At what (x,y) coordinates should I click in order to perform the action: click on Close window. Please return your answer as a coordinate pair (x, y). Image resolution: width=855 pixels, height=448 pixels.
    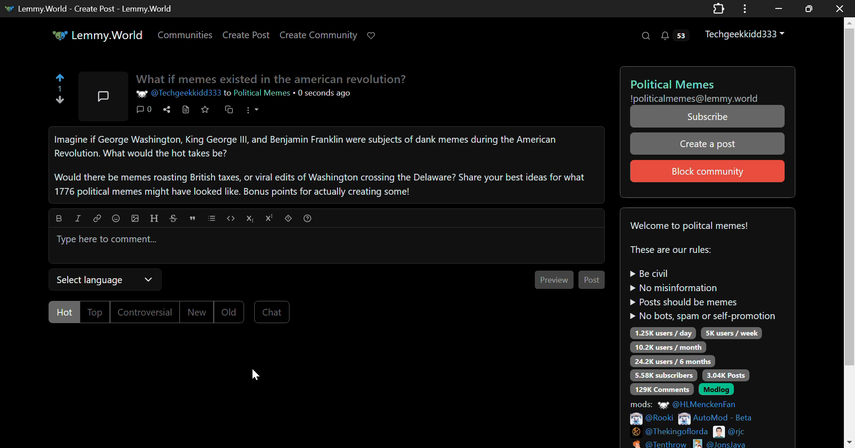
    Looking at the image, I should click on (841, 8).